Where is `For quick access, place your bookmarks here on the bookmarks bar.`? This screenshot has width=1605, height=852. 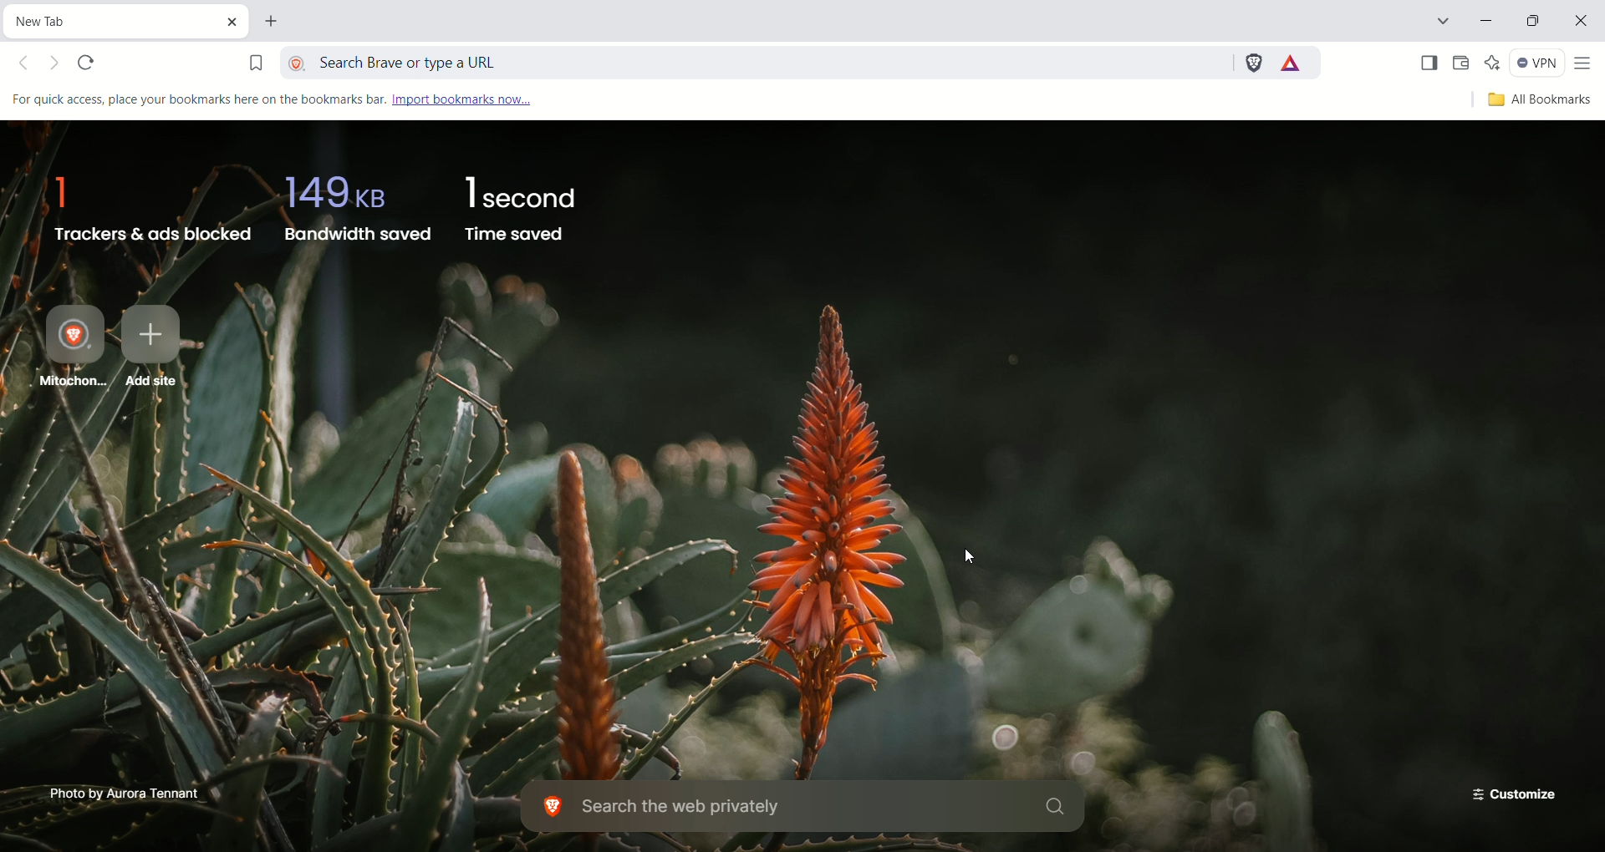 For quick access, place your bookmarks here on the bookmarks bar. is located at coordinates (196, 98).